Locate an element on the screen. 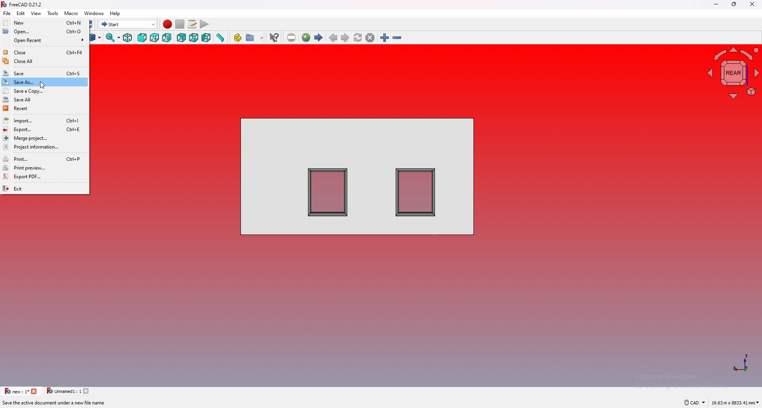 The image size is (762, 408). left is located at coordinates (206, 38).